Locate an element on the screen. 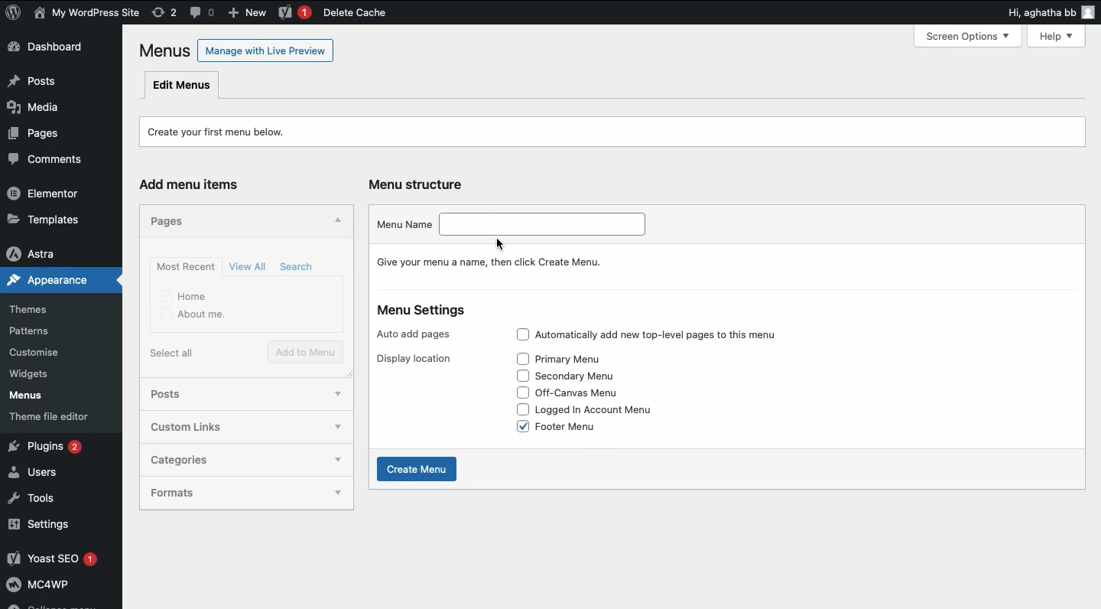 This screenshot has height=609, width=1101. Add to menu is located at coordinates (305, 351).